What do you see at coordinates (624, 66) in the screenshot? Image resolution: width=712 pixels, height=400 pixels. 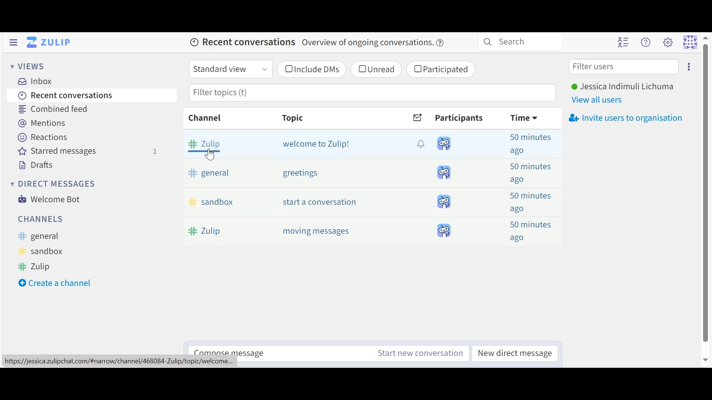 I see `Filter users` at bounding box center [624, 66].